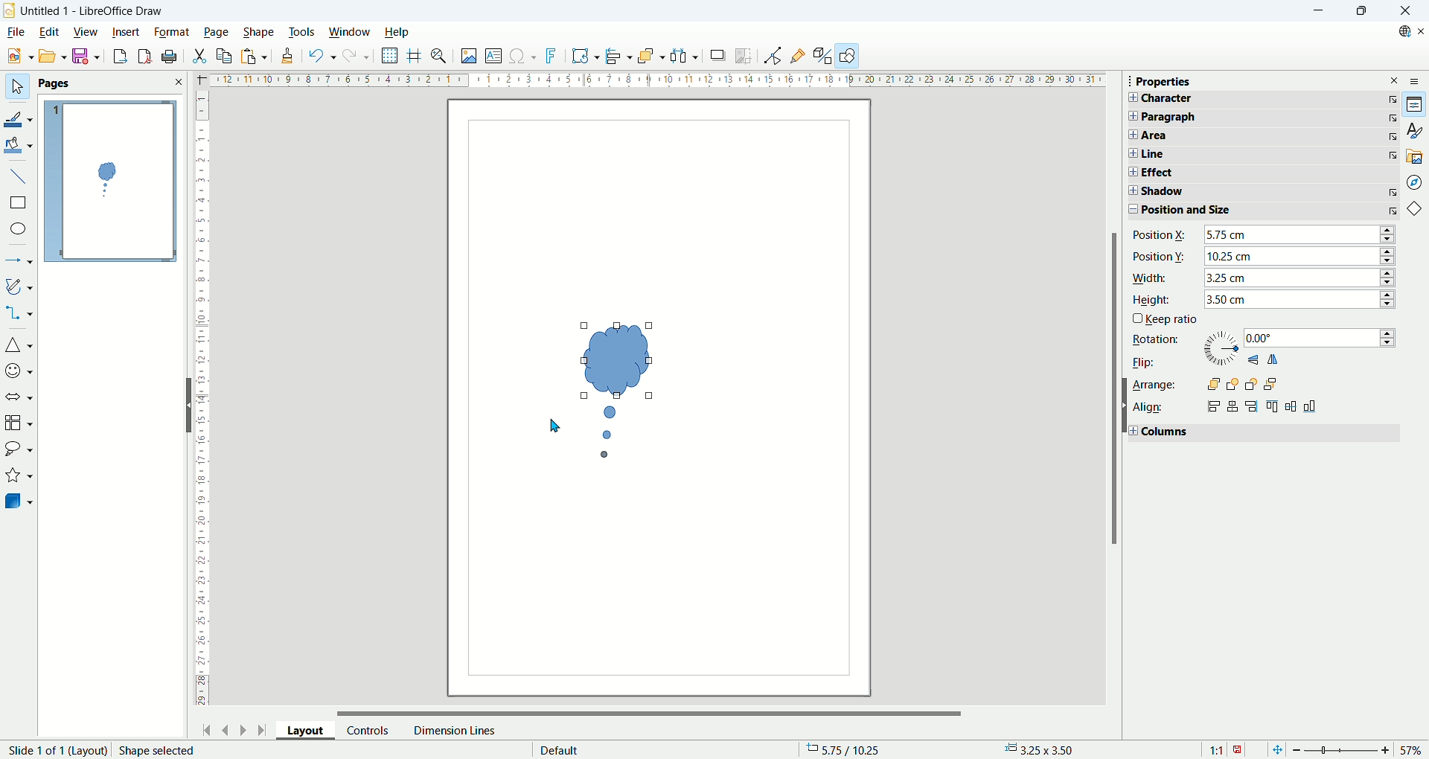  What do you see at coordinates (1420, 31) in the screenshot?
I see `Close document` at bounding box center [1420, 31].